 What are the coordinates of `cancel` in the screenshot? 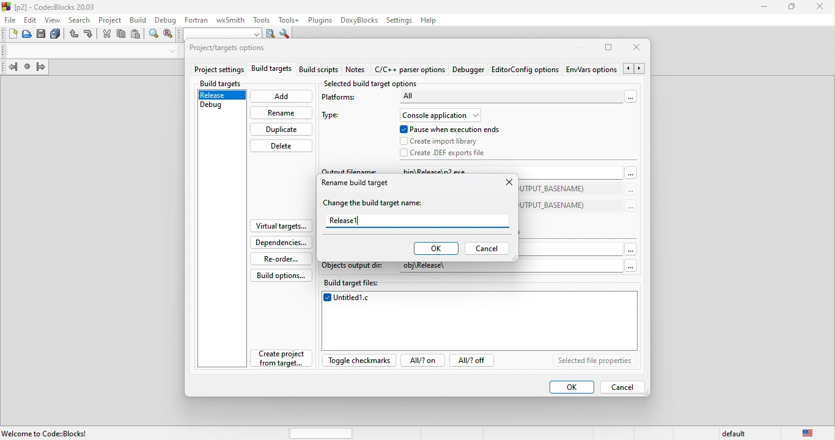 It's located at (487, 249).